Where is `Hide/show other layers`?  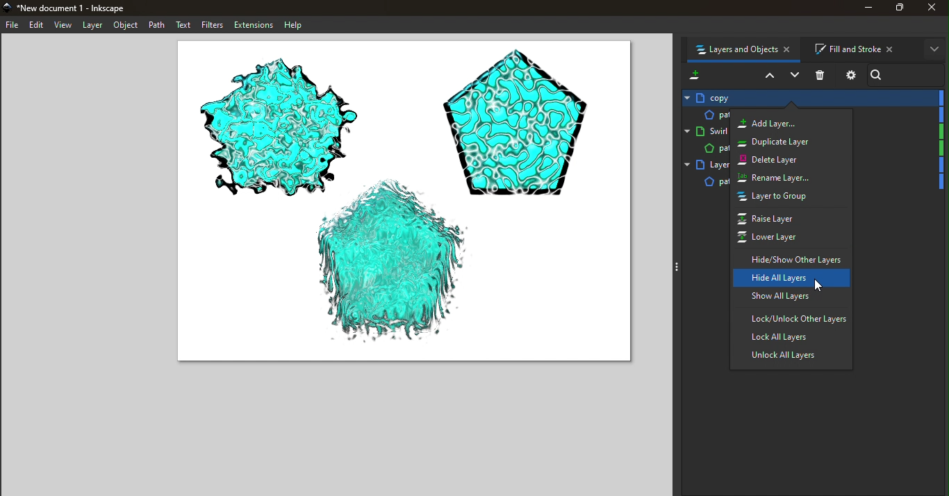 Hide/show other layers is located at coordinates (791, 257).